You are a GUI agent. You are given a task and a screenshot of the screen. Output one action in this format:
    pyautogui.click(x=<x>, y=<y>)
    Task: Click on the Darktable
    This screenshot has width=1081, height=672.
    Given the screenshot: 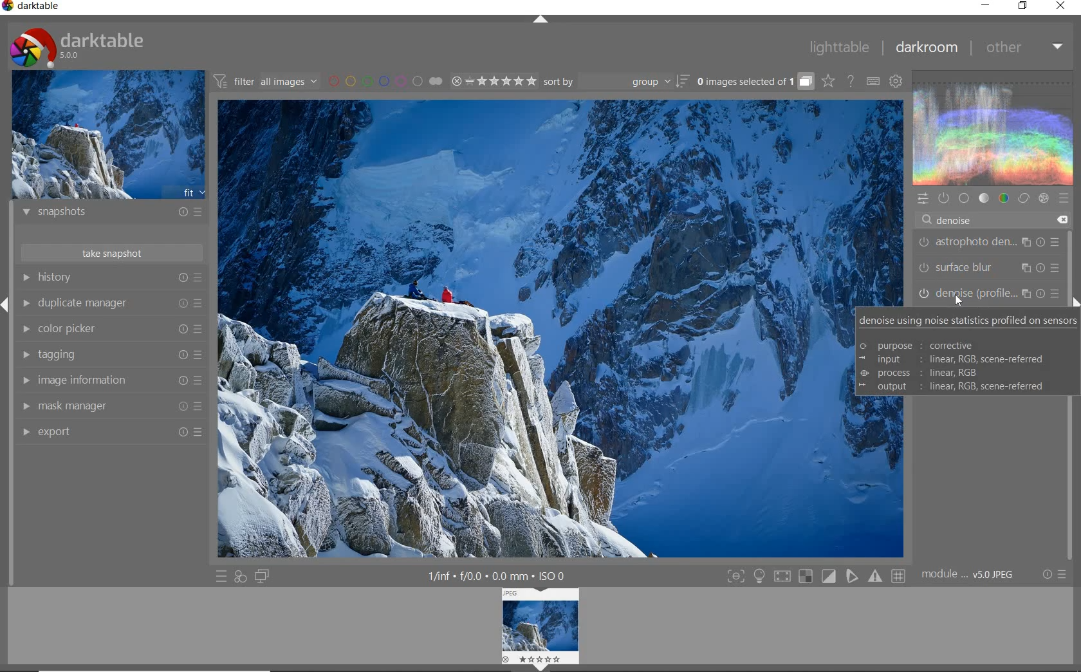 What is the action you would take?
    pyautogui.click(x=32, y=8)
    